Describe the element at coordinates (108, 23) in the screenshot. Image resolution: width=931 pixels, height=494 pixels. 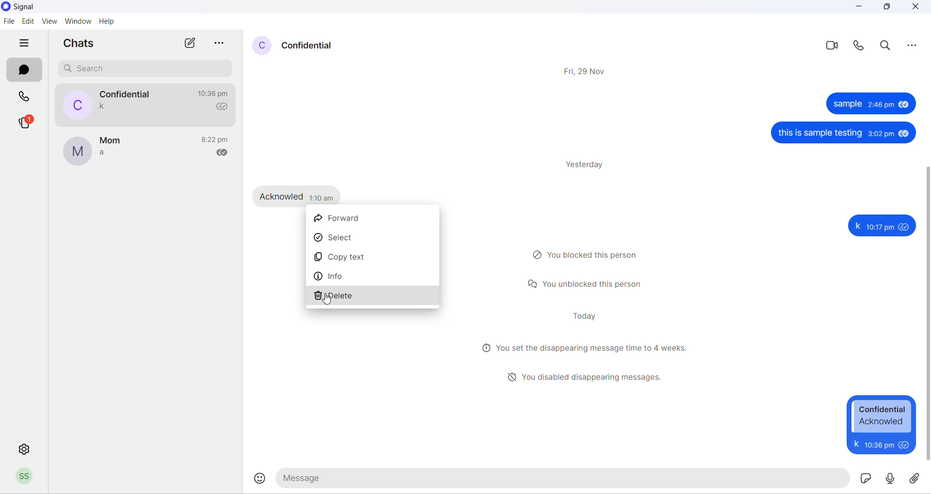
I see `help` at that location.